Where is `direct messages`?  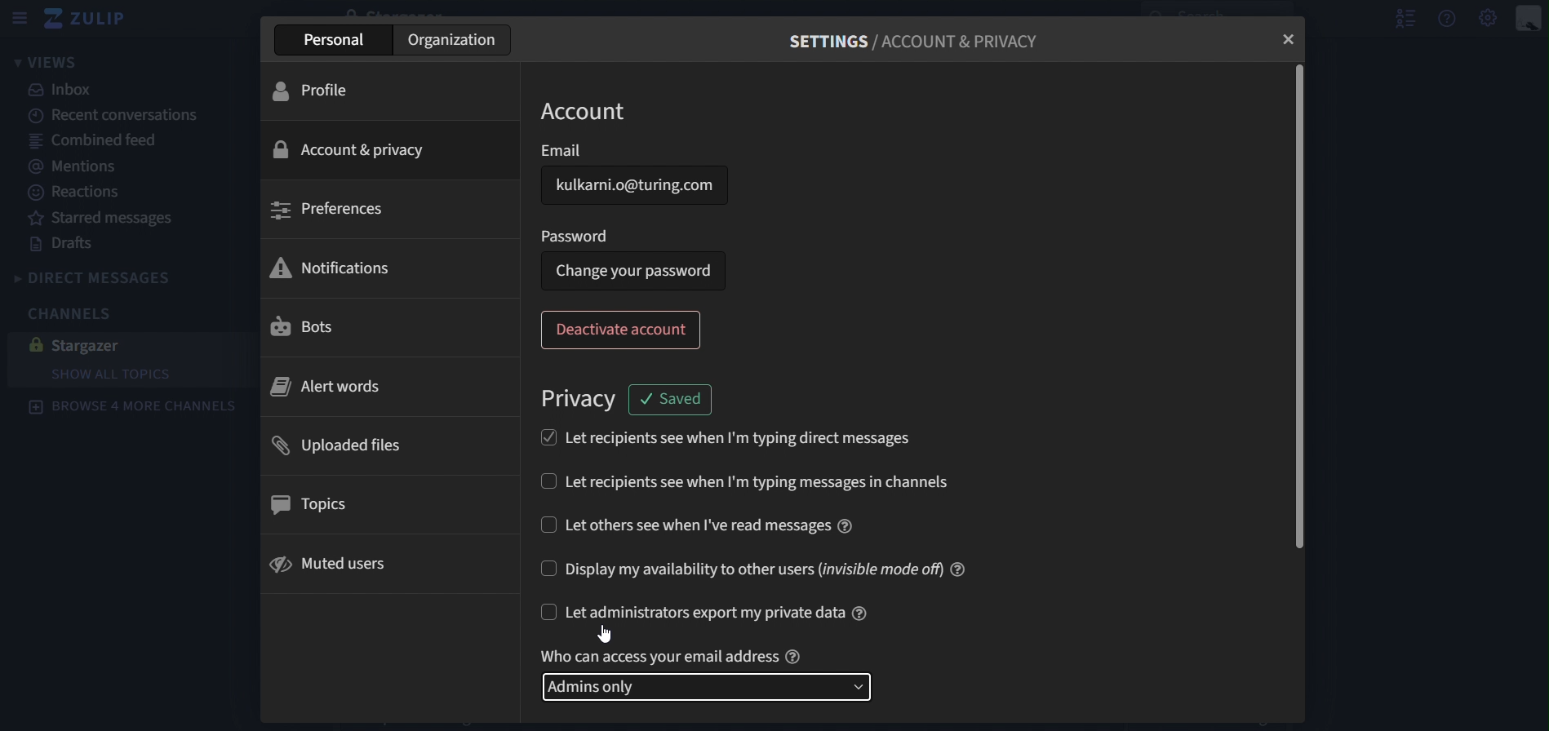 direct messages is located at coordinates (117, 277).